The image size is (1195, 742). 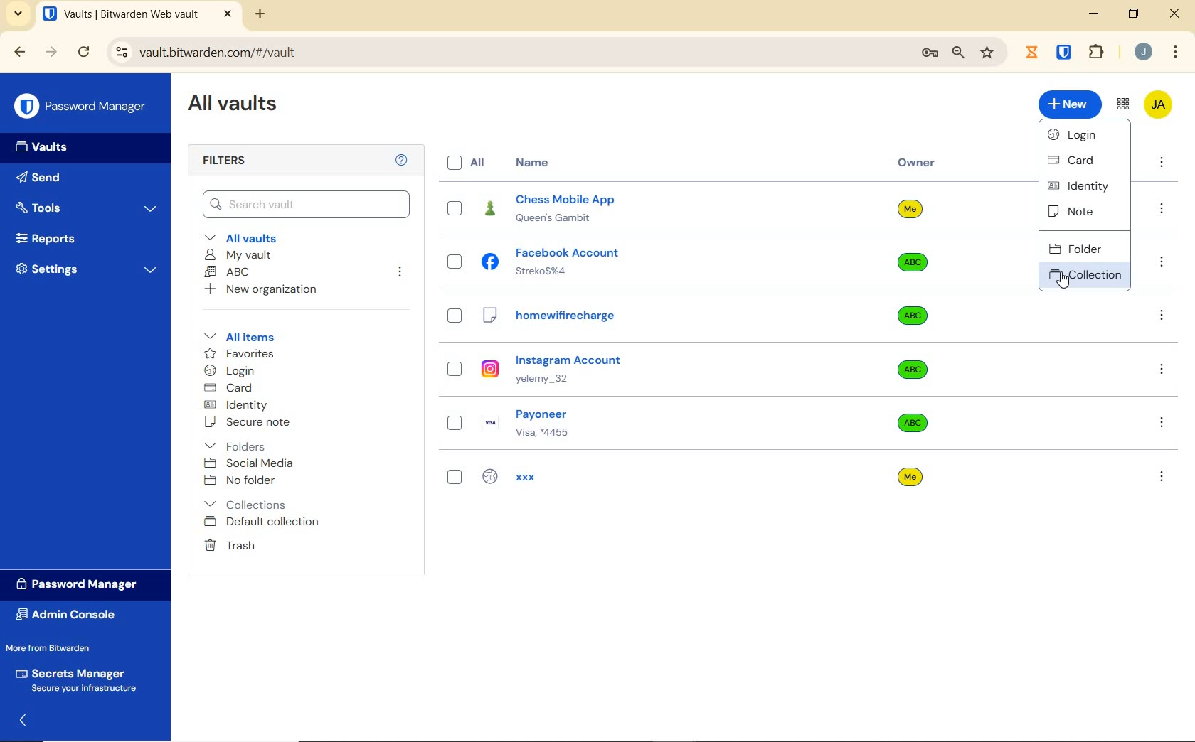 I want to click on My Vault, so click(x=242, y=255).